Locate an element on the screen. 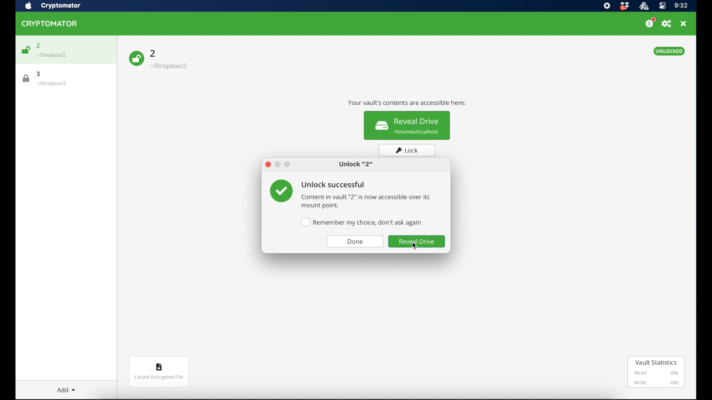 The width and height of the screenshot is (712, 400). vault location is located at coordinates (55, 83).